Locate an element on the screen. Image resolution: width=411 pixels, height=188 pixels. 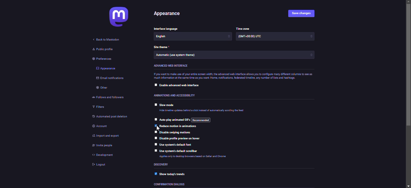
scroll bar is located at coordinates (409, 94).